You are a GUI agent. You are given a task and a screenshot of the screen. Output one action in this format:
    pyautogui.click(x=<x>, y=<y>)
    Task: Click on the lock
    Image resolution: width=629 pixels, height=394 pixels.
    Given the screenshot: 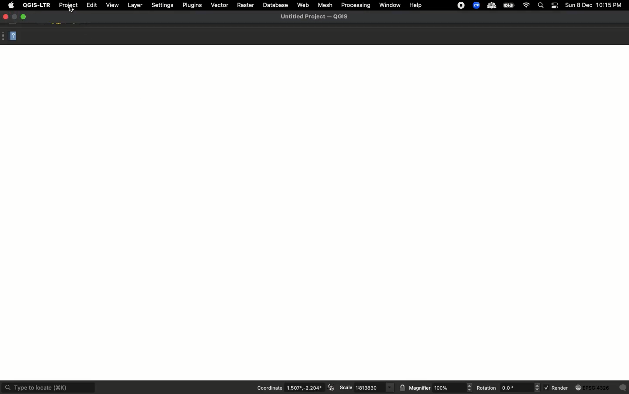 What is the action you would take?
    pyautogui.click(x=403, y=387)
    